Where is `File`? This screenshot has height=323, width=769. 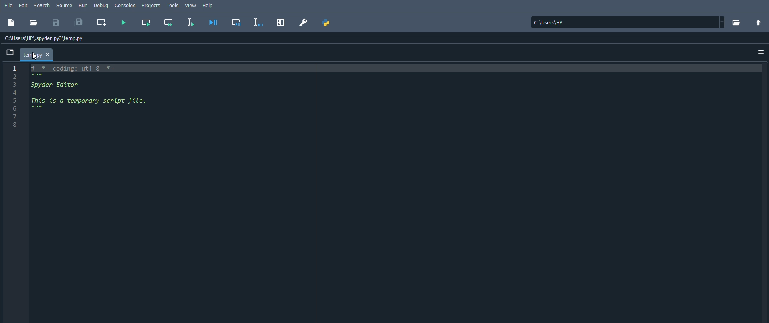 File is located at coordinates (8, 6).